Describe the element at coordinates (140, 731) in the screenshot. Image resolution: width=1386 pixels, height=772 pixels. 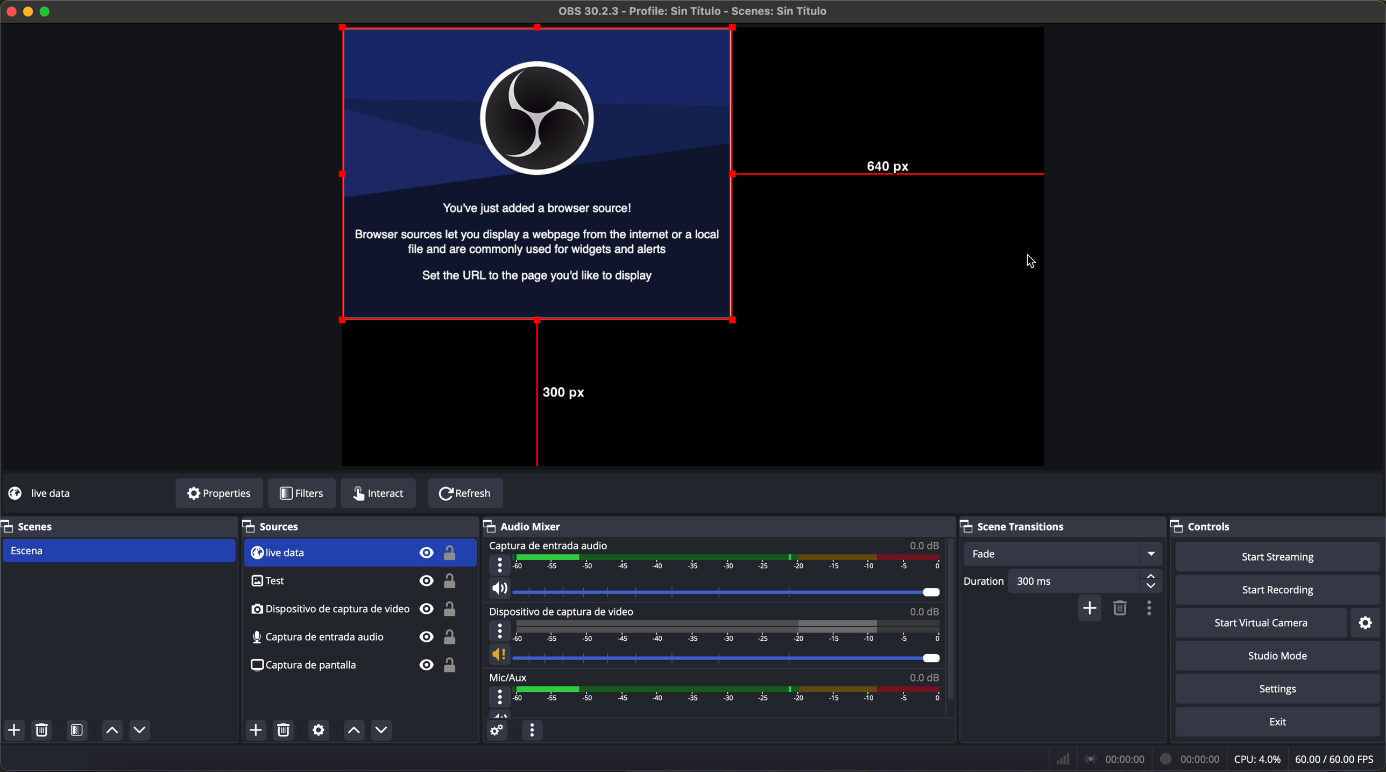
I see `move sources down` at that location.